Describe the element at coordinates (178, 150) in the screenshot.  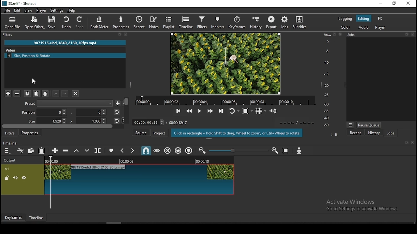
I see `ripple all tracks` at that location.